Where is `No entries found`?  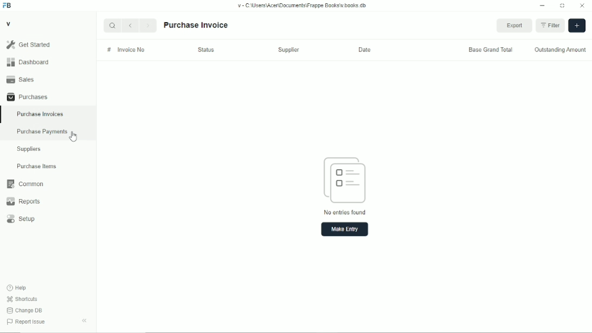
No entries found is located at coordinates (345, 212).